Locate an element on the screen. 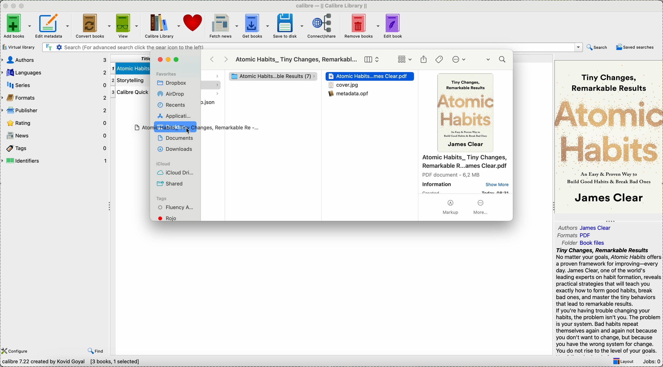 This screenshot has width=663, height=367. Documents is located at coordinates (176, 138).